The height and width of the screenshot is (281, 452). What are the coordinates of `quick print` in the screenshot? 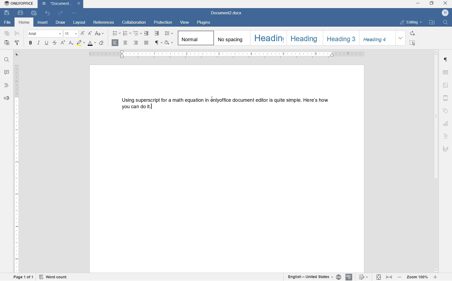 It's located at (33, 13).